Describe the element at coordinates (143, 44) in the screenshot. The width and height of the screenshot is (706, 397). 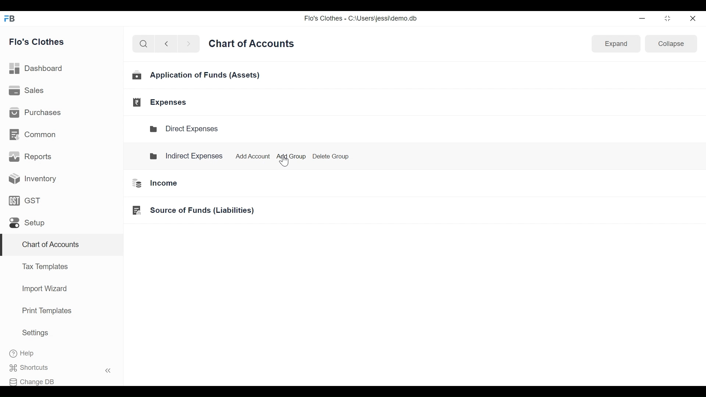
I see `search` at that location.